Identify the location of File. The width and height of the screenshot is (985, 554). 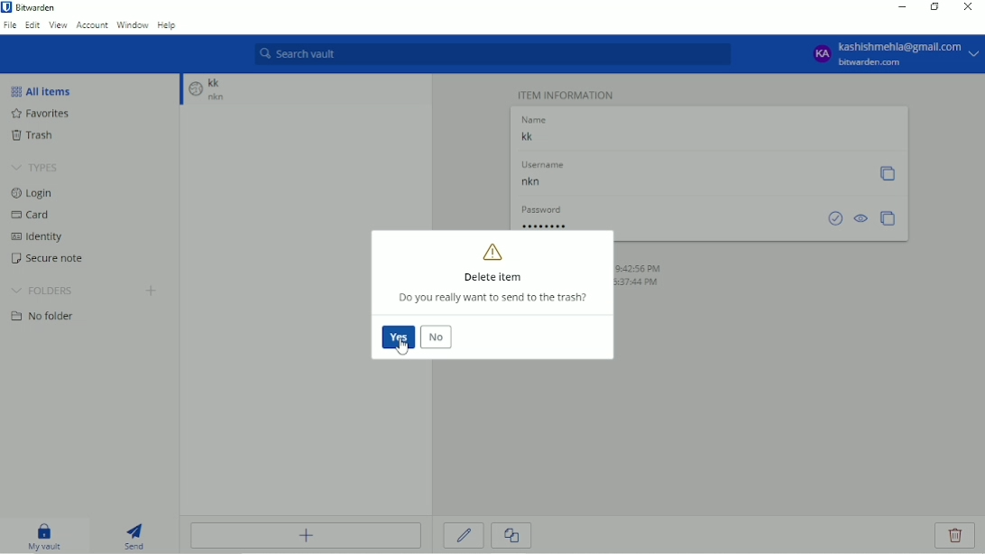
(10, 25).